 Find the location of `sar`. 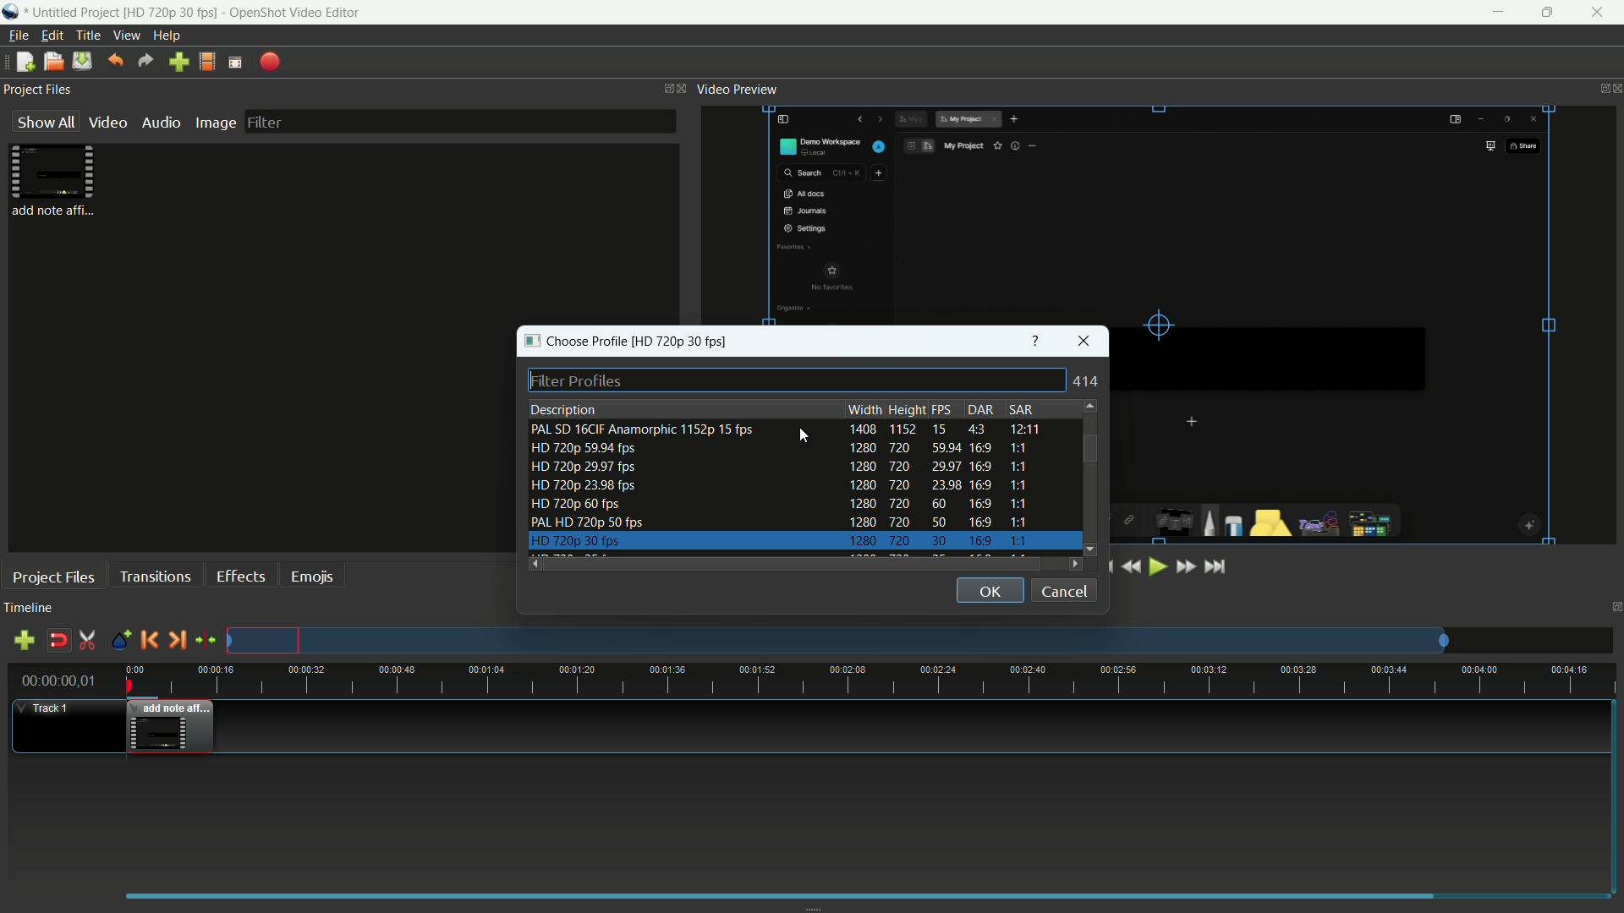

sar is located at coordinates (1020, 409).